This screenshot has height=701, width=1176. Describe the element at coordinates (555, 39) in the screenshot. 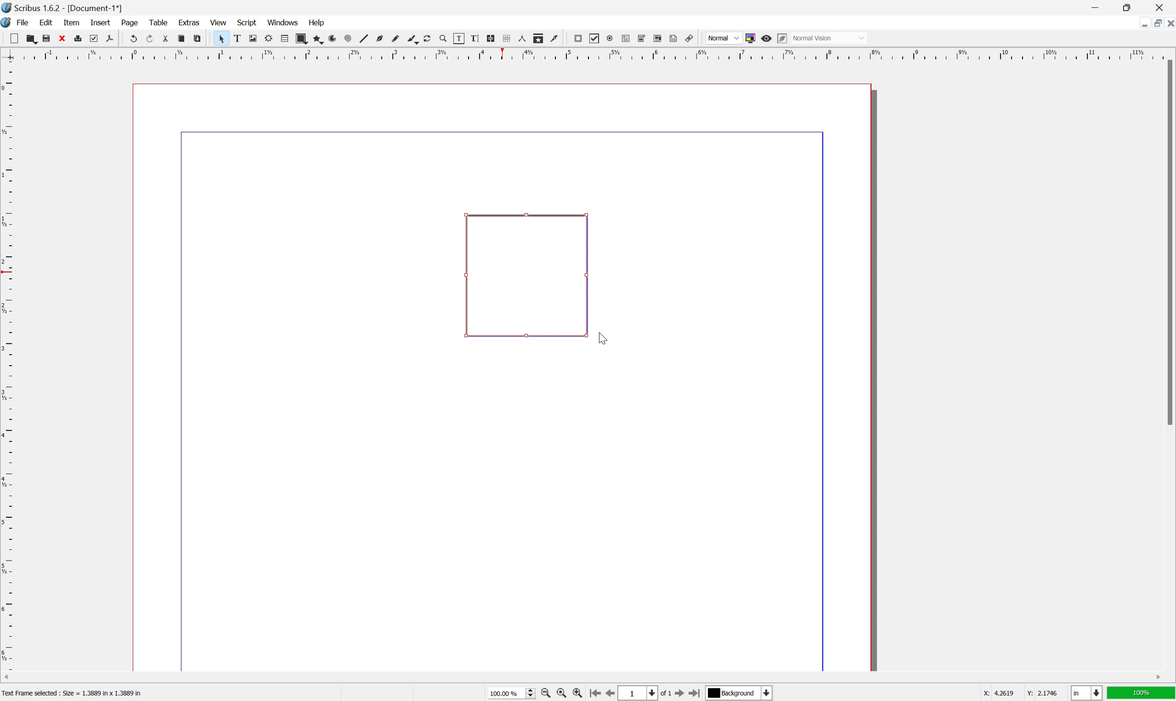

I see `eye dropper` at that location.